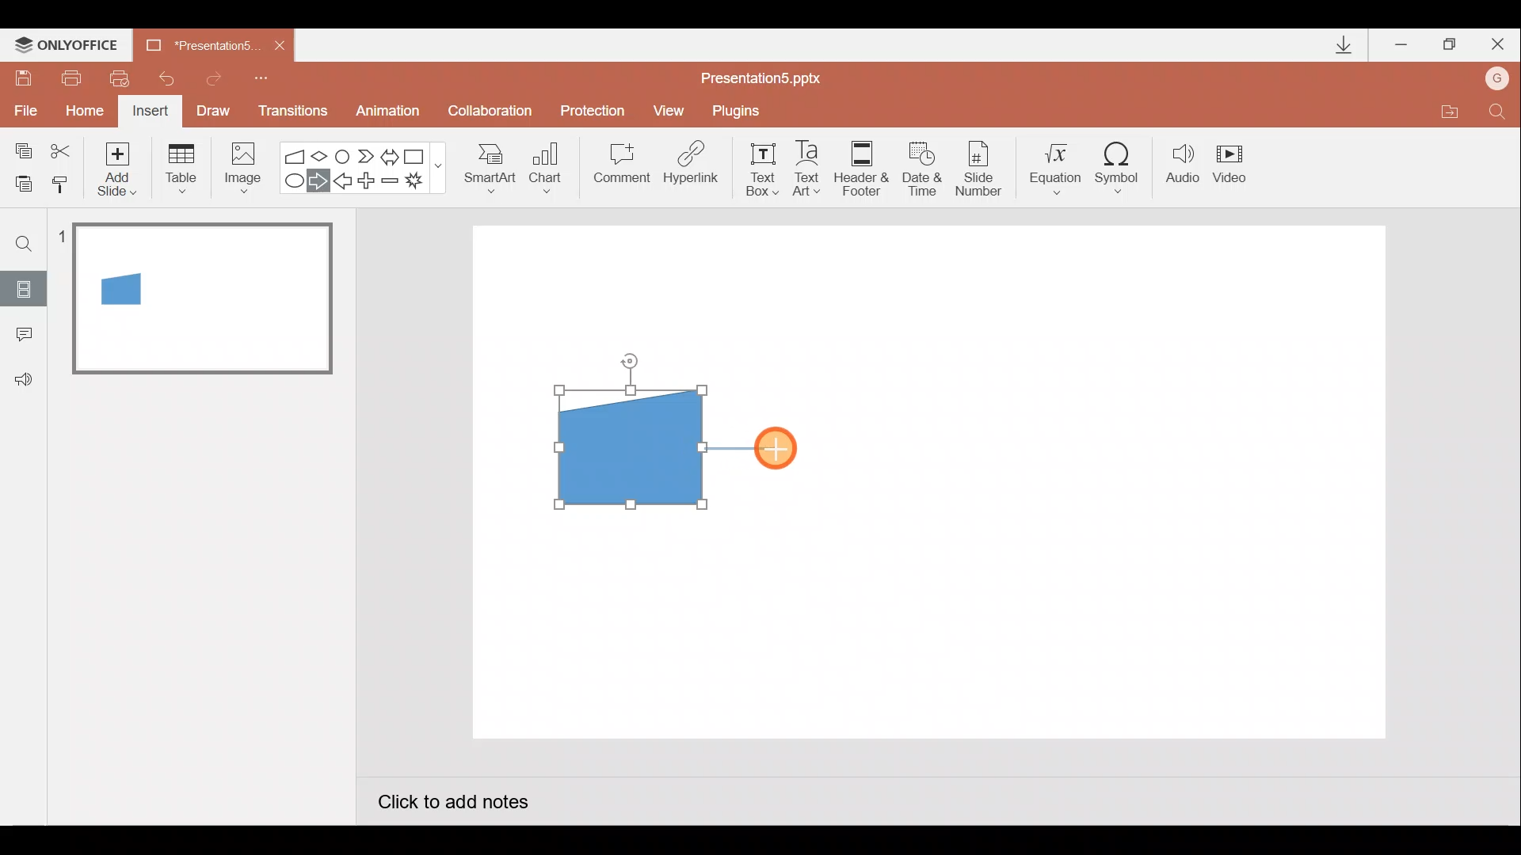  I want to click on Rectangle, so click(418, 155).